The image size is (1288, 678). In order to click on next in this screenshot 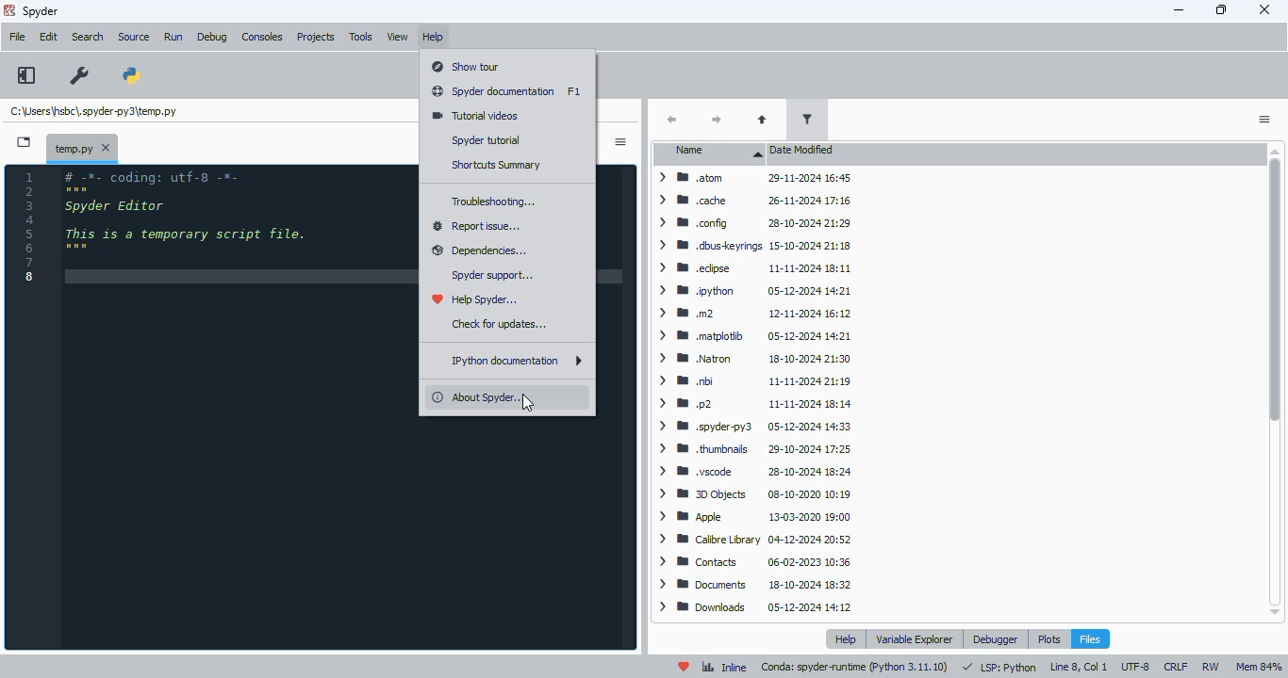, I will do `click(718, 121)`.